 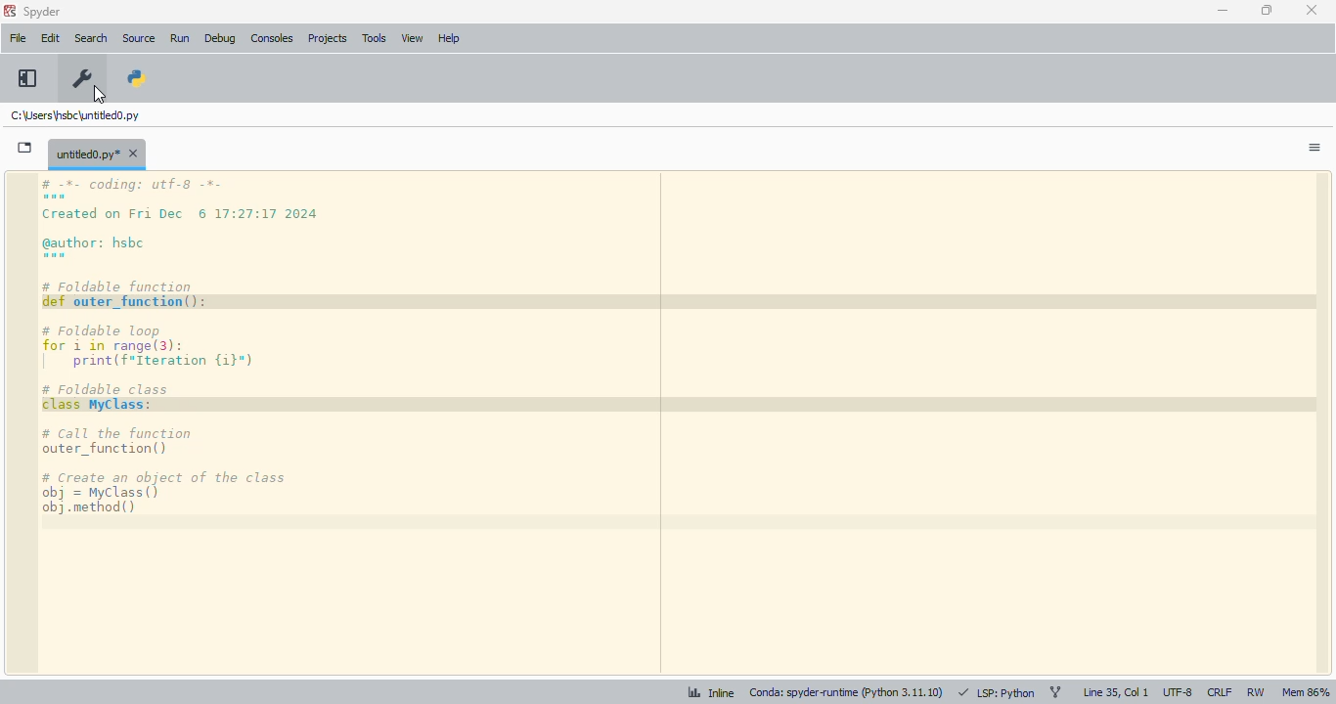 What do you see at coordinates (83, 78) in the screenshot?
I see `preferences` at bounding box center [83, 78].